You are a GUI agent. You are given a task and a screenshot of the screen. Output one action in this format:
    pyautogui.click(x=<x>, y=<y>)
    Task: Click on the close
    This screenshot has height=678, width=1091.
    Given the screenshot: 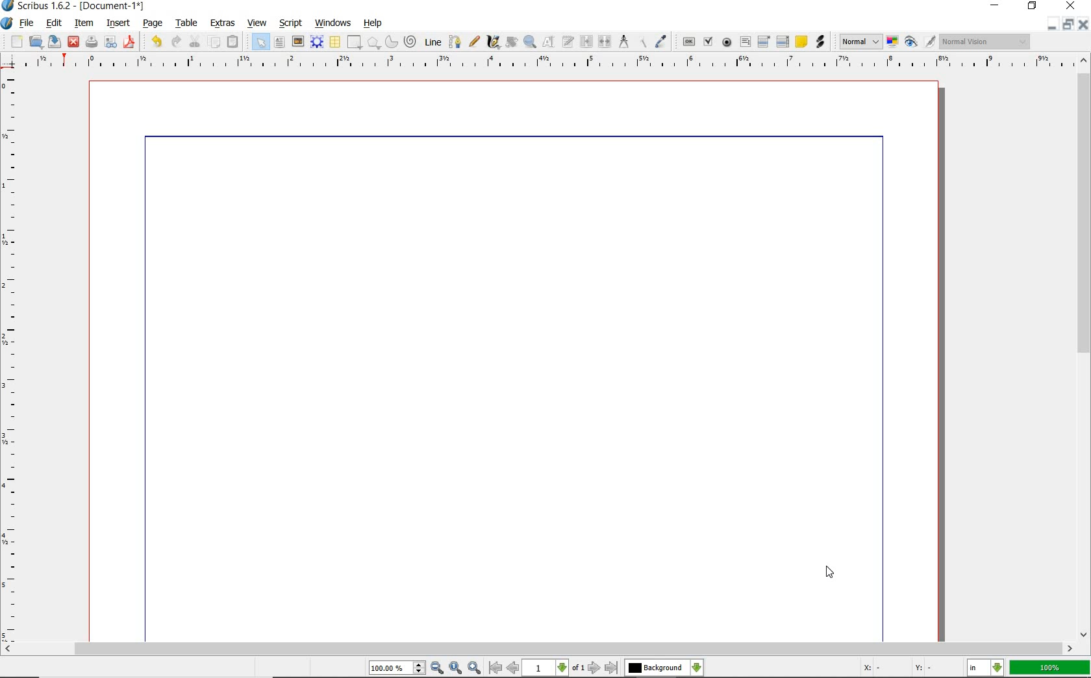 What is the action you would take?
    pyautogui.click(x=1070, y=5)
    